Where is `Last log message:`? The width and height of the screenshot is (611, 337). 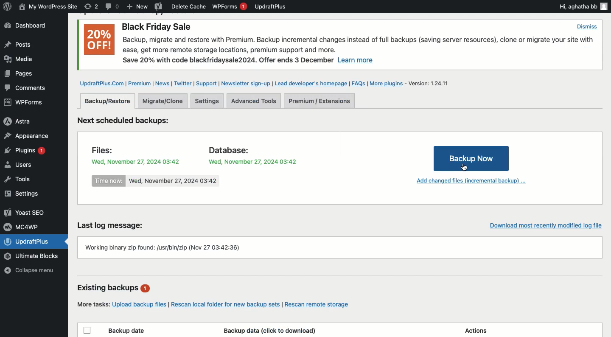
Last log message: is located at coordinates (116, 224).